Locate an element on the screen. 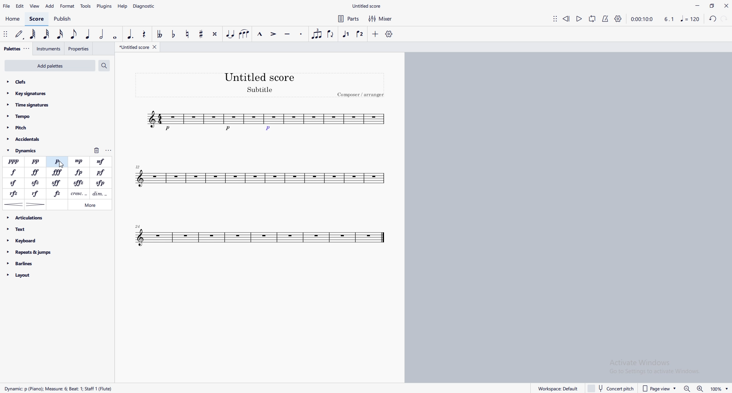 The height and width of the screenshot is (393, 732). sforzandopiano is located at coordinates (101, 183).